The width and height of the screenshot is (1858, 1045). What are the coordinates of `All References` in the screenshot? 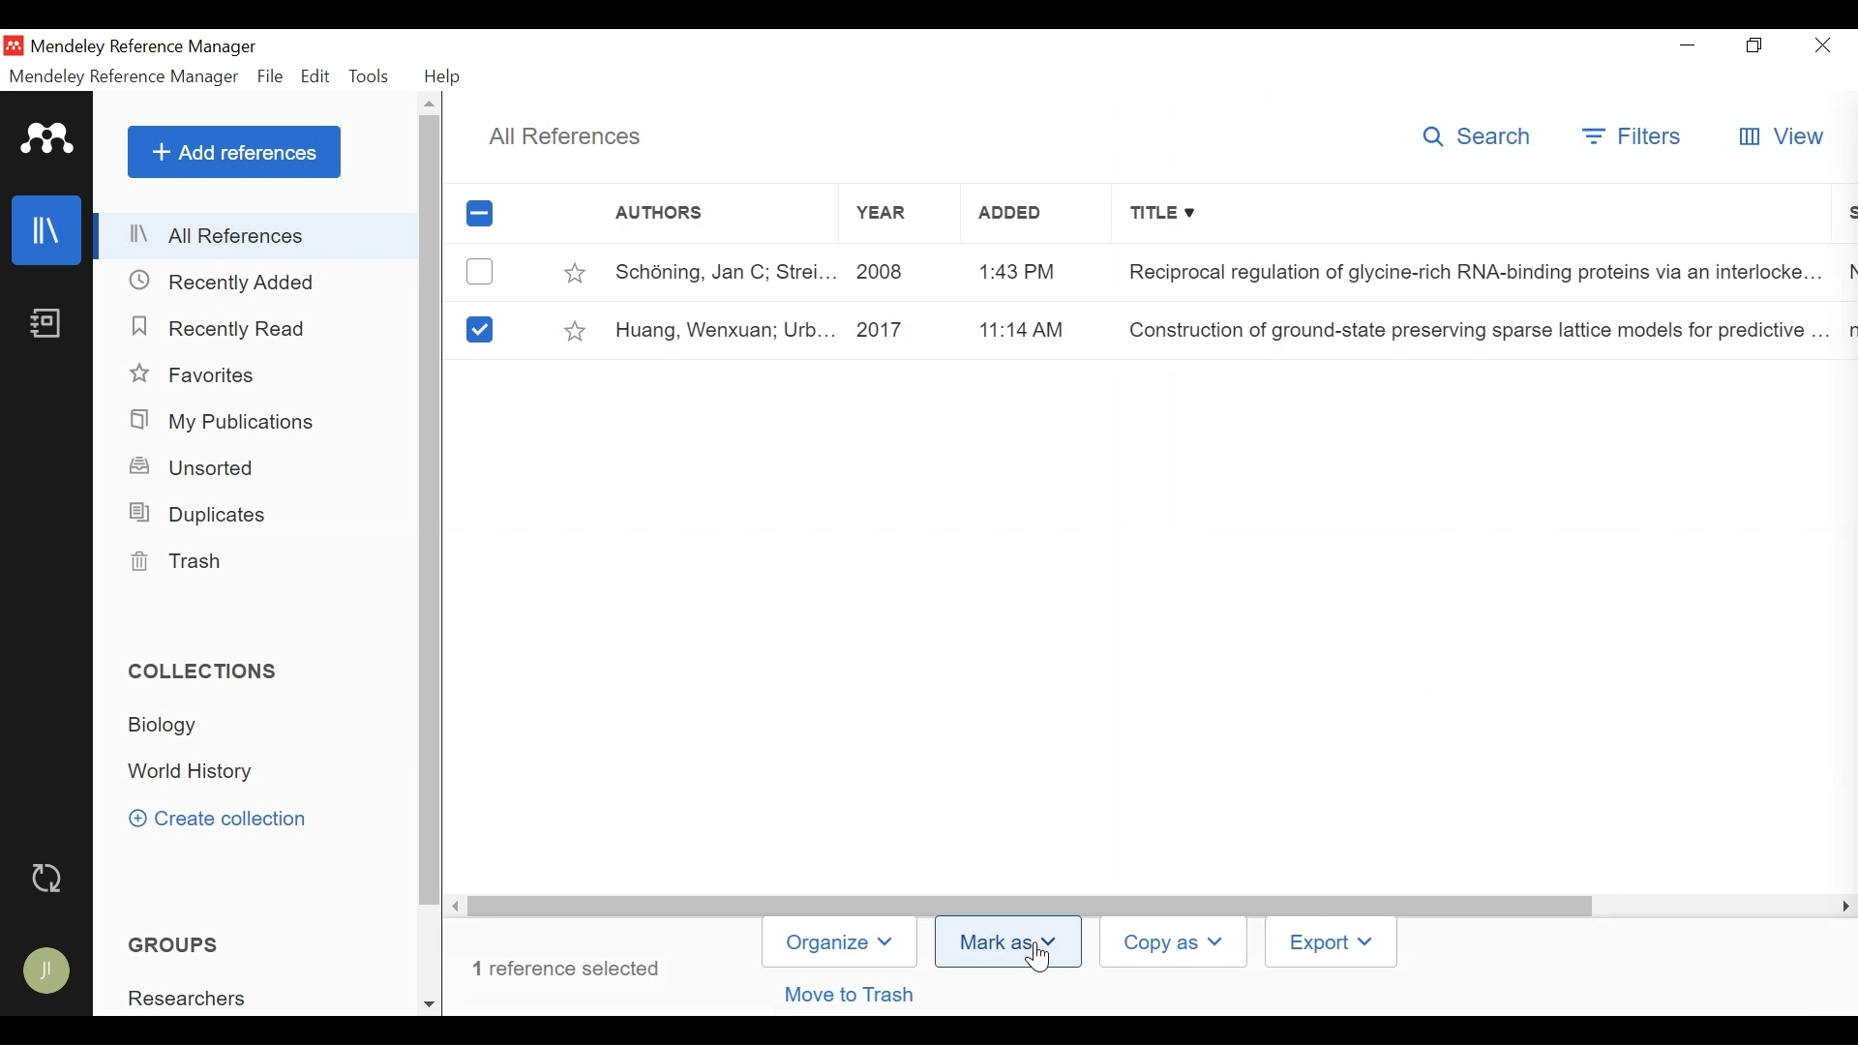 It's located at (561, 136).